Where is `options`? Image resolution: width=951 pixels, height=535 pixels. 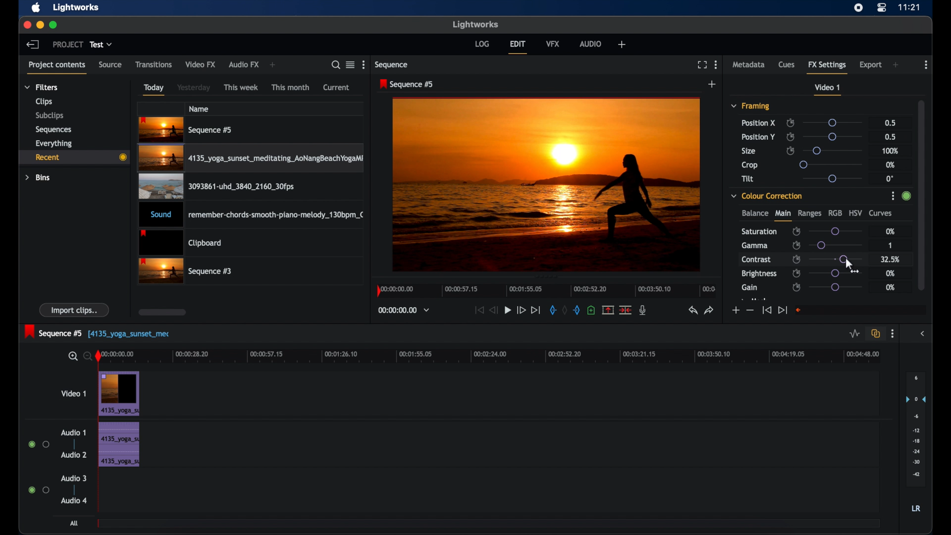
options is located at coordinates (890, 197).